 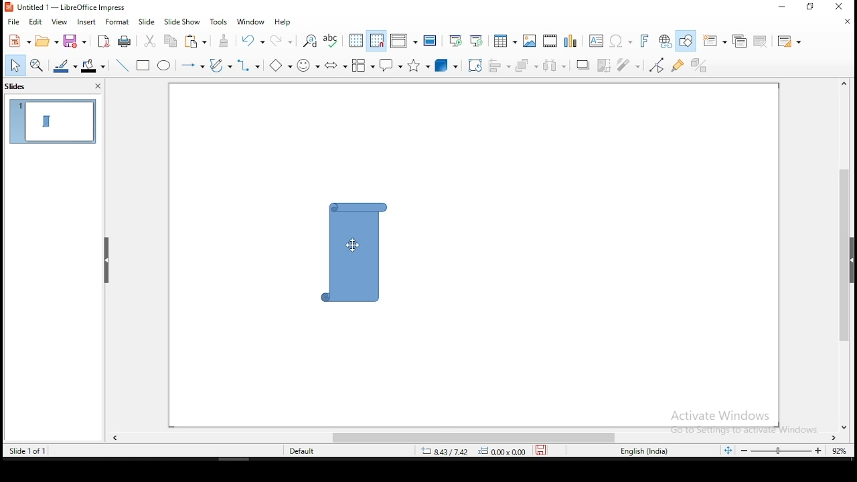 I want to click on text box, so click(x=596, y=40).